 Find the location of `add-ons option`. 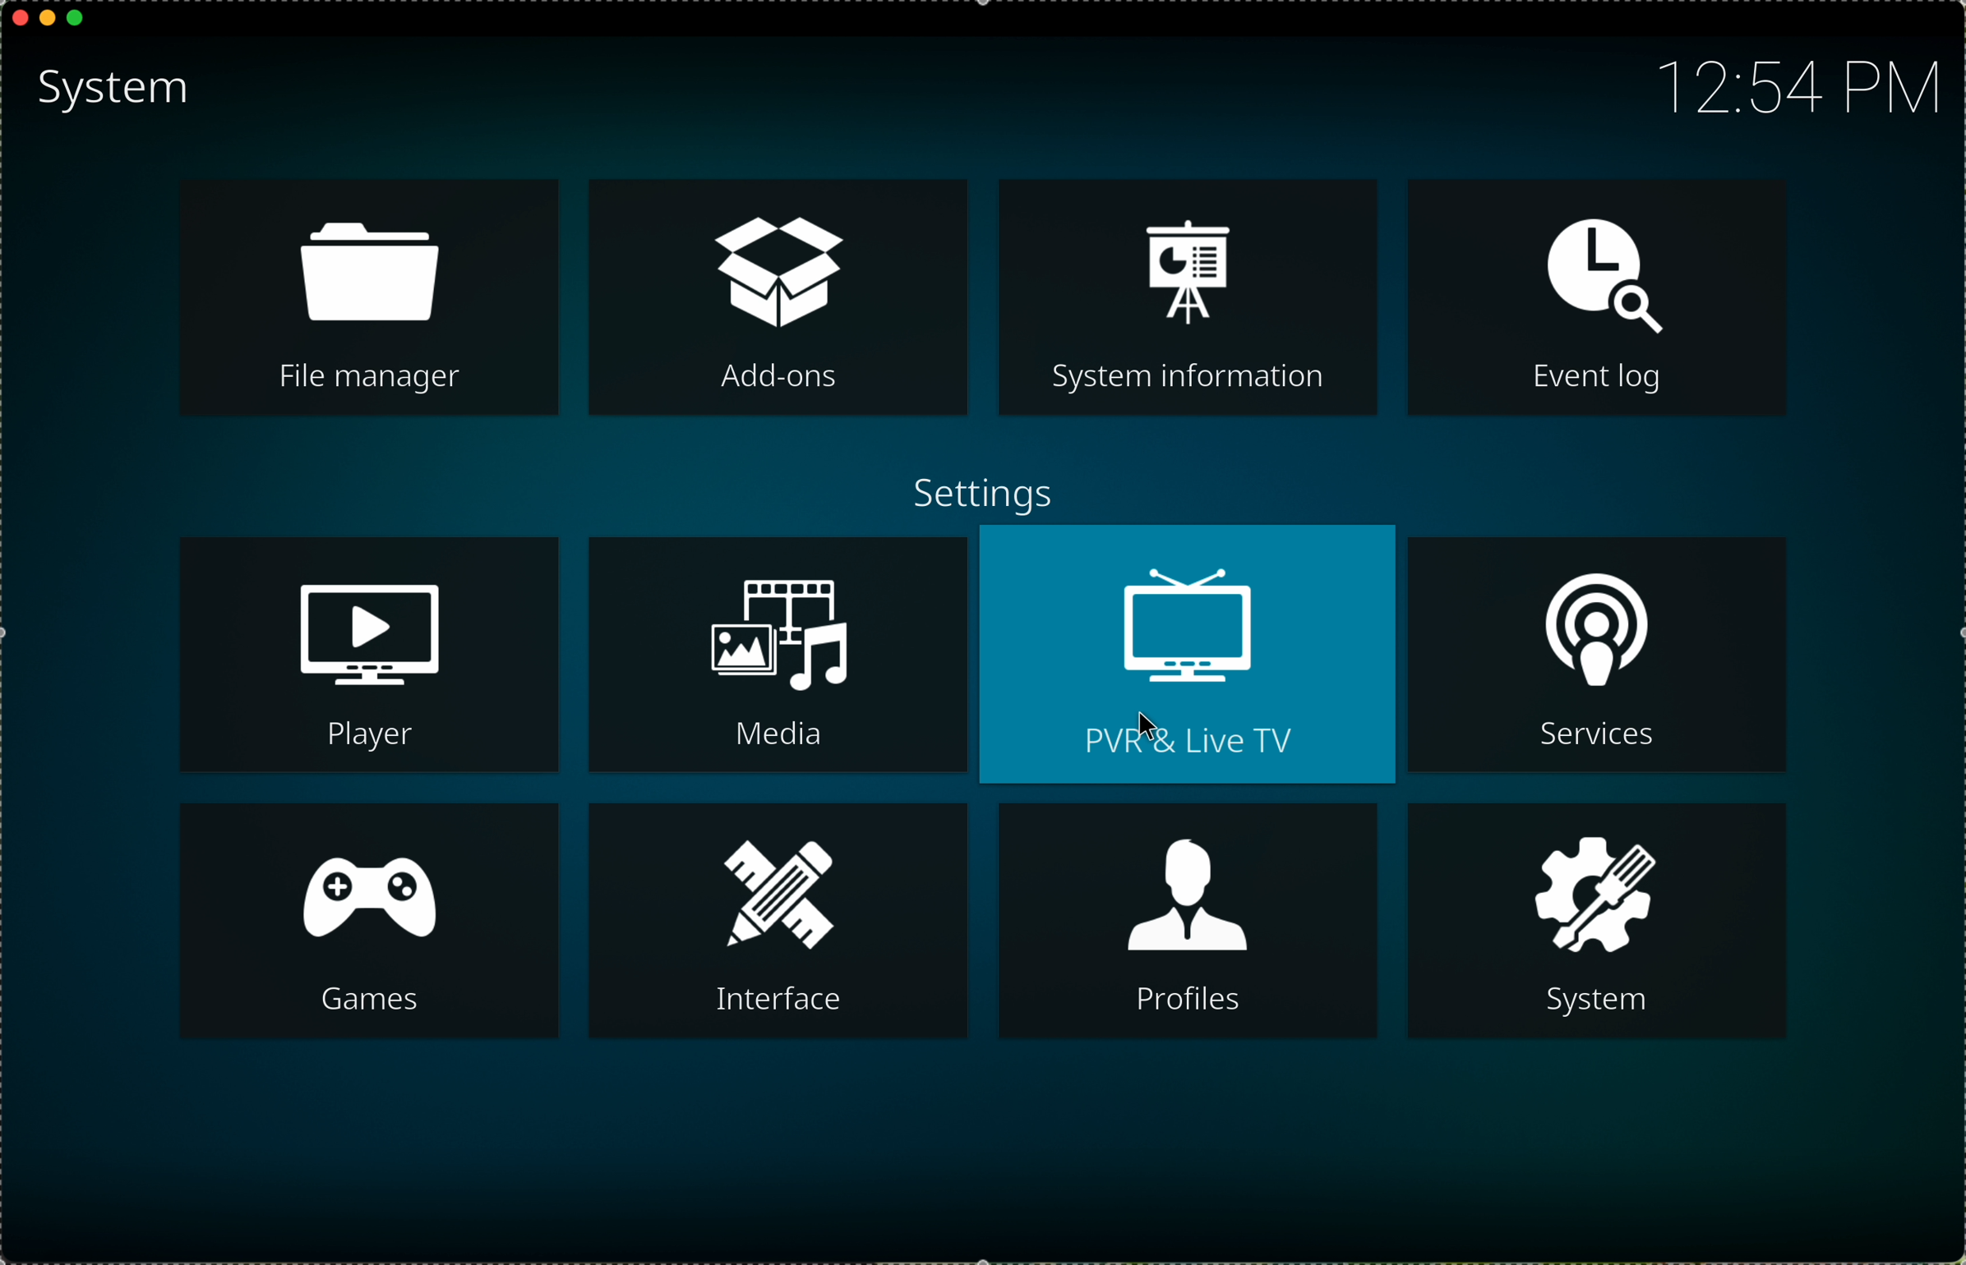

add-ons option is located at coordinates (782, 298).